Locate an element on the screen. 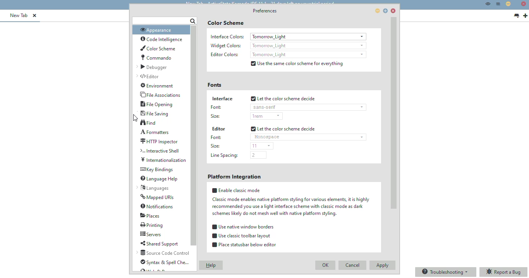  use classic toolbar layout is located at coordinates (242, 236).